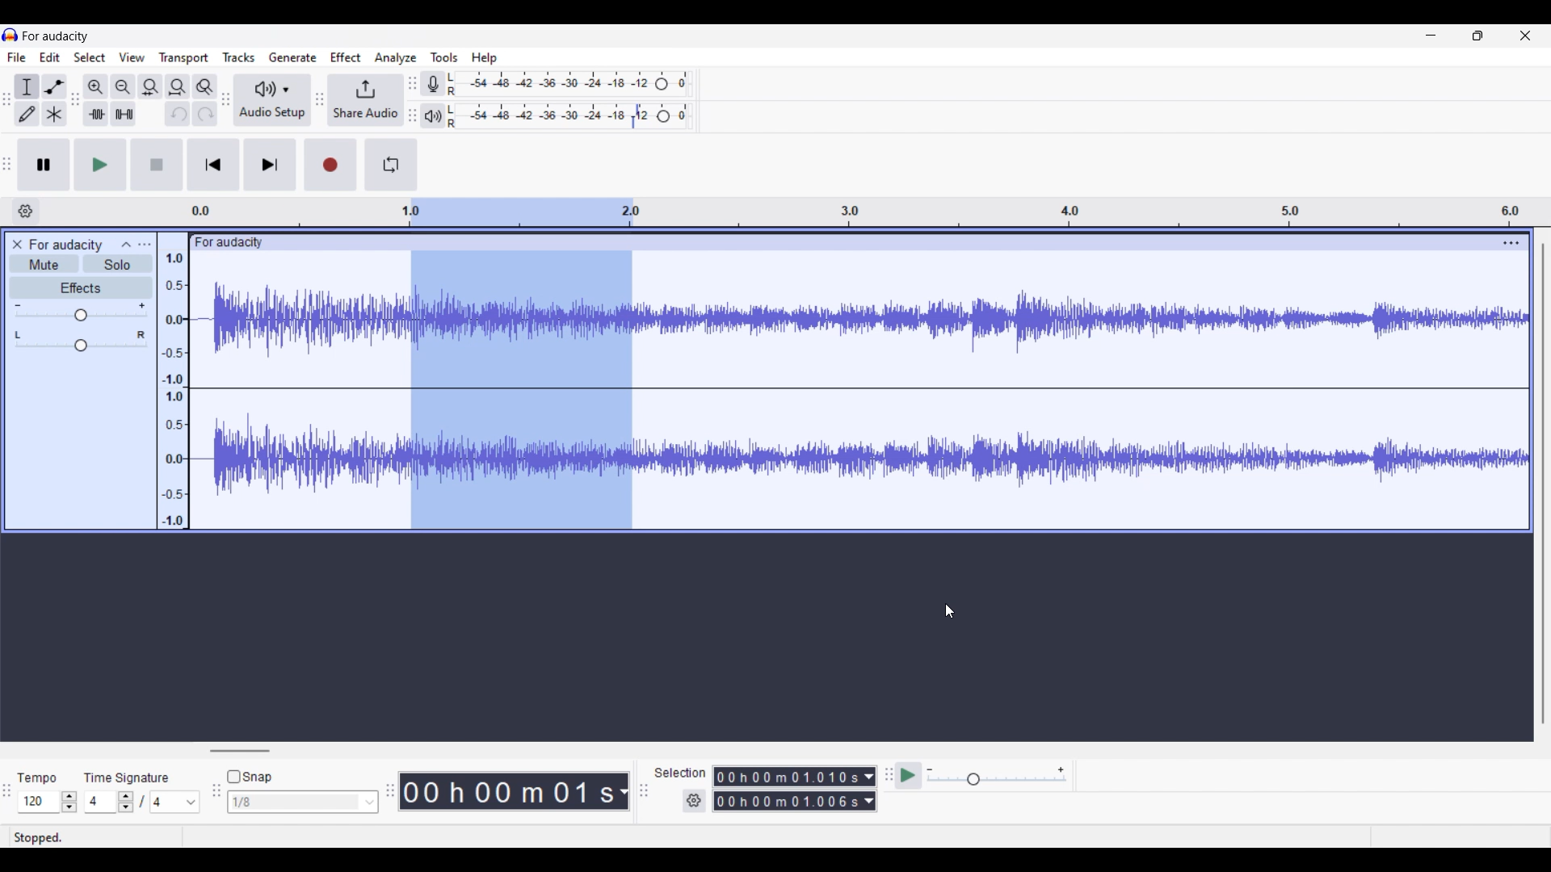  What do you see at coordinates (96, 87) in the screenshot?
I see `Zoom in` at bounding box center [96, 87].